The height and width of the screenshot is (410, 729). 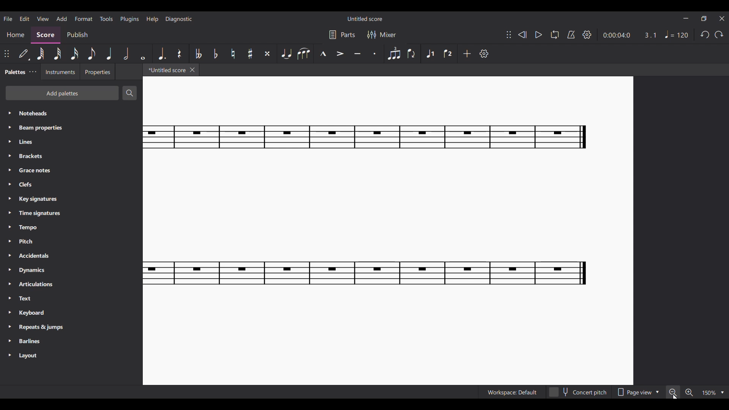 I want to click on Settings, so click(x=587, y=35).